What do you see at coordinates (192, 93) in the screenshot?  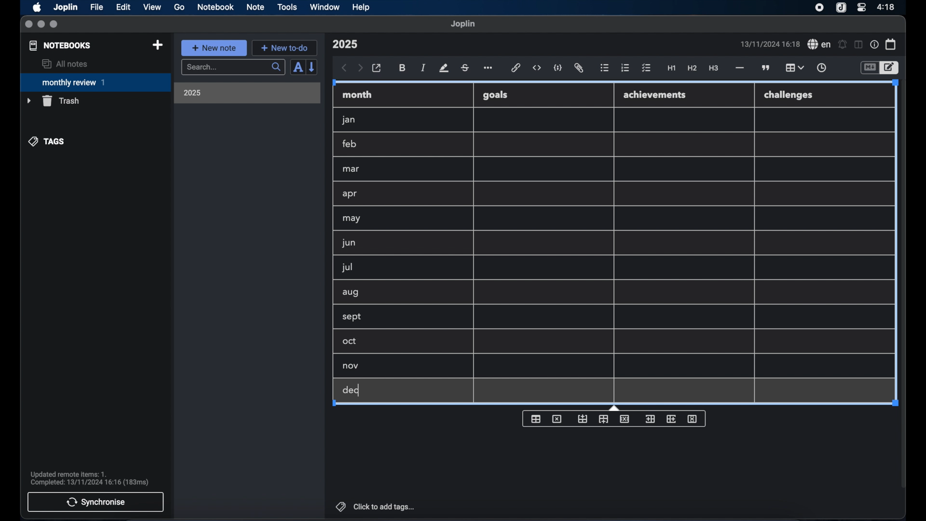 I see `2025` at bounding box center [192, 93].